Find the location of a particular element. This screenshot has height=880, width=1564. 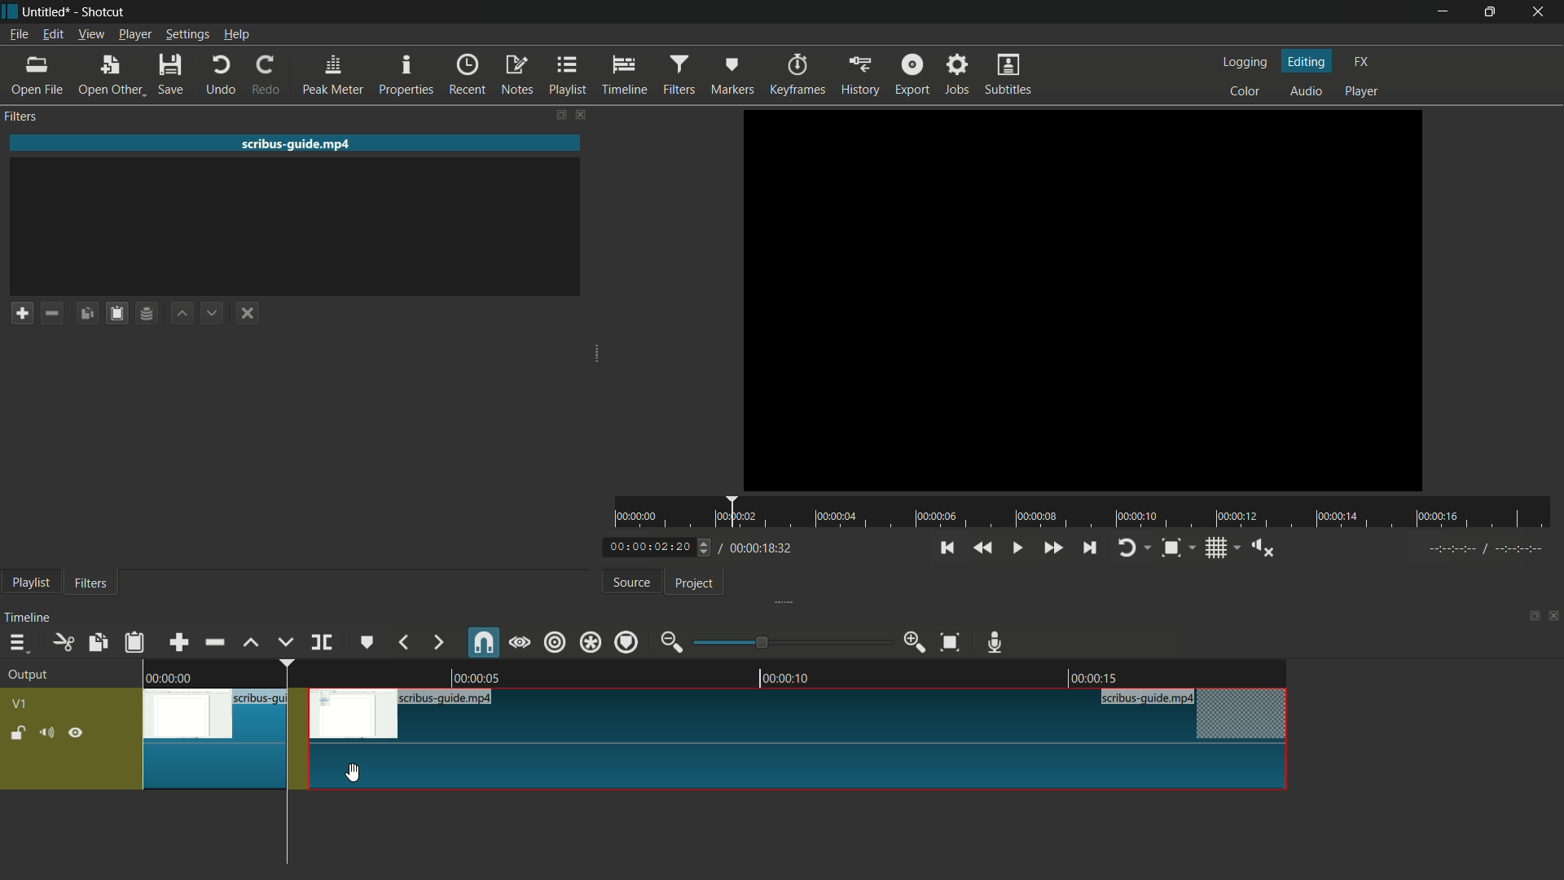

project is located at coordinates (692, 583).